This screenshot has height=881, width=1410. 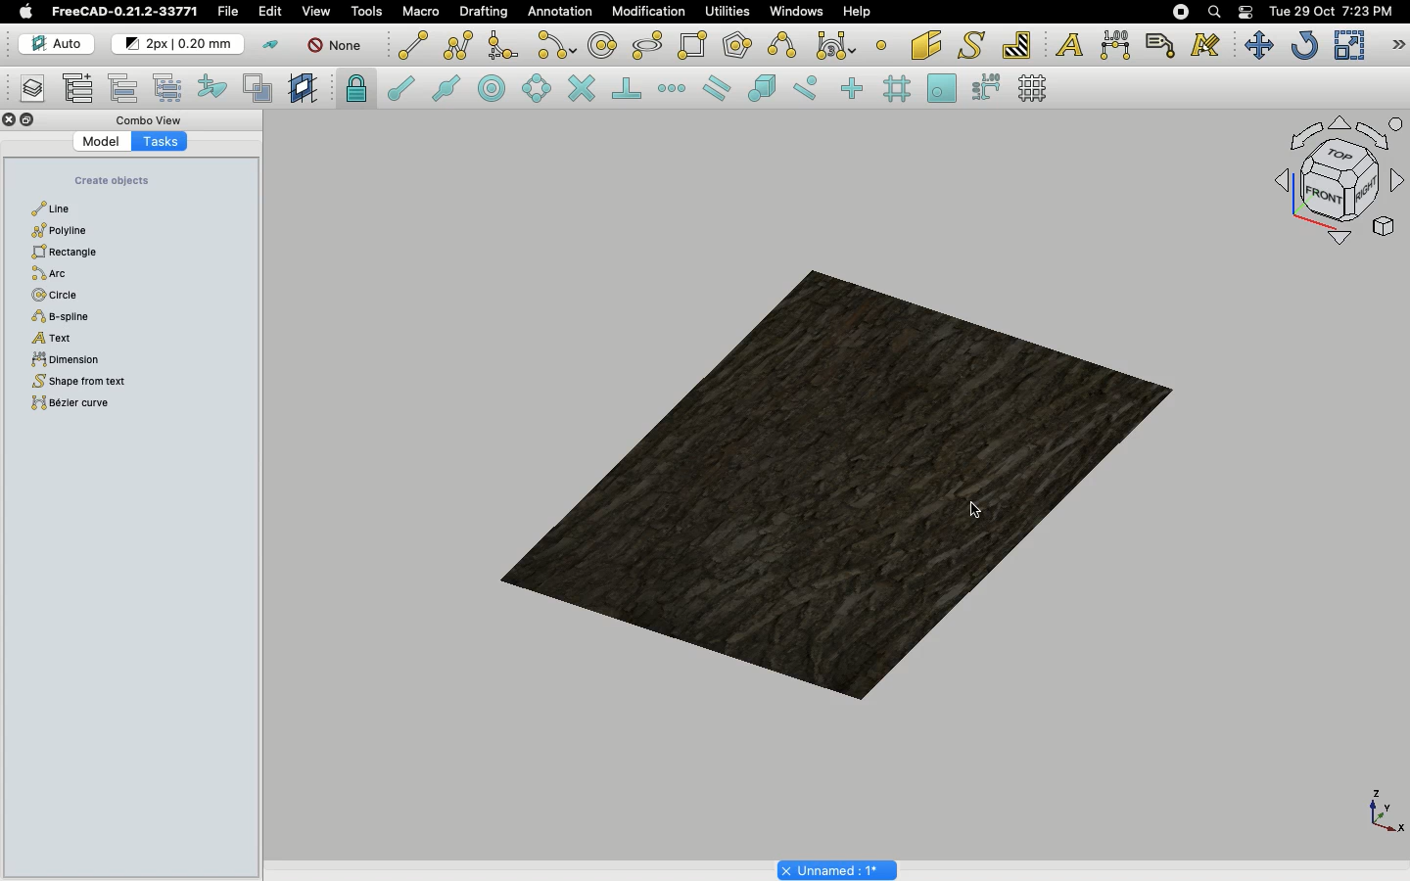 I want to click on Notification, so click(x=1246, y=11).